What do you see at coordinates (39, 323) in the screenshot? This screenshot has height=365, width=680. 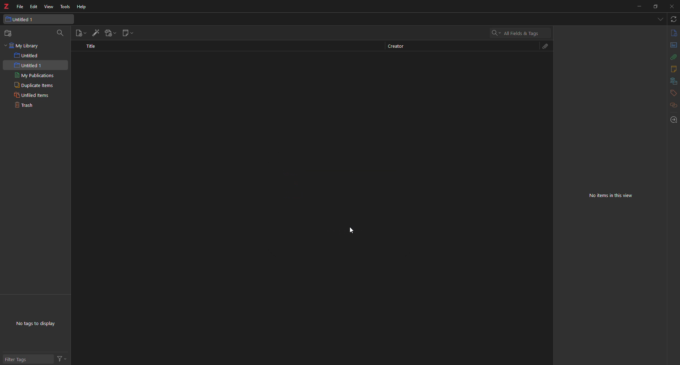 I see `no tags to display` at bounding box center [39, 323].